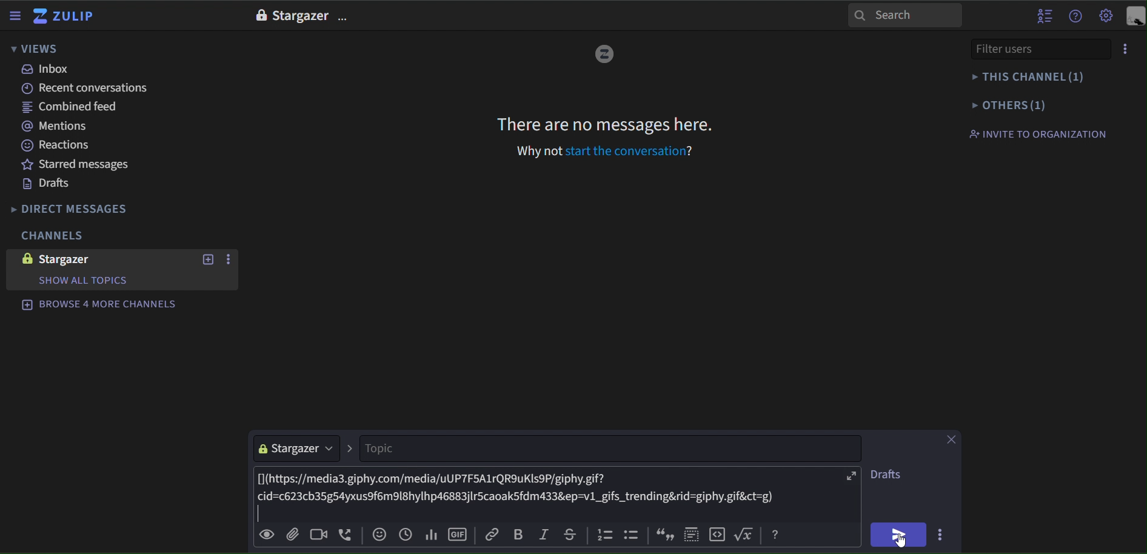 This screenshot has height=554, width=1147. What do you see at coordinates (547, 494) in the screenshot?
I see `[](https://media3.giphy.com/media/uUP7F5A1rQRIuKIs9P/giphy.gif?cid=c623cb35g54yxus9fém9I8hylhp46883jlr5caoak5fdm433&ep=vl_gifs_trending&rid=giphy.gif&ct=g)` at bounding box center [547, 494].